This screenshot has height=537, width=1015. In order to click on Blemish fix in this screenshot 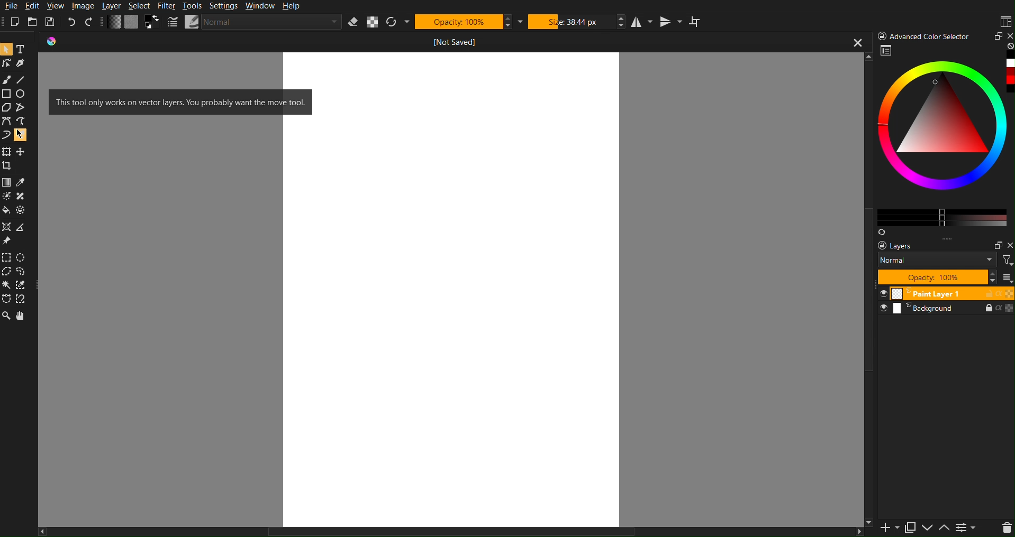, I will do `click(23, 197)`.